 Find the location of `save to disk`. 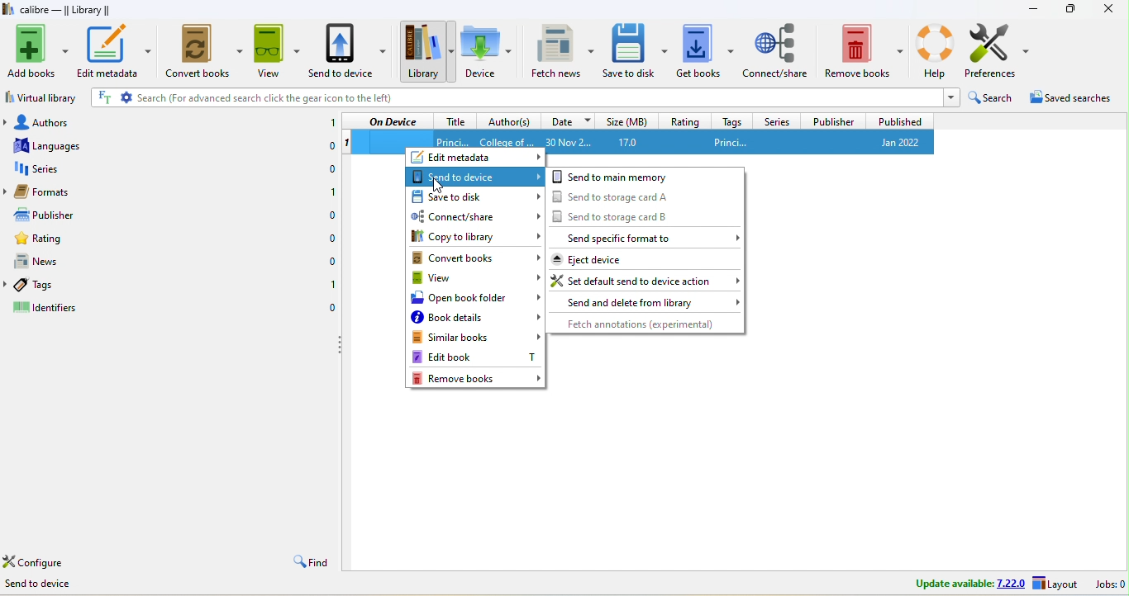

save to disk is located at coordinates (636, 50).